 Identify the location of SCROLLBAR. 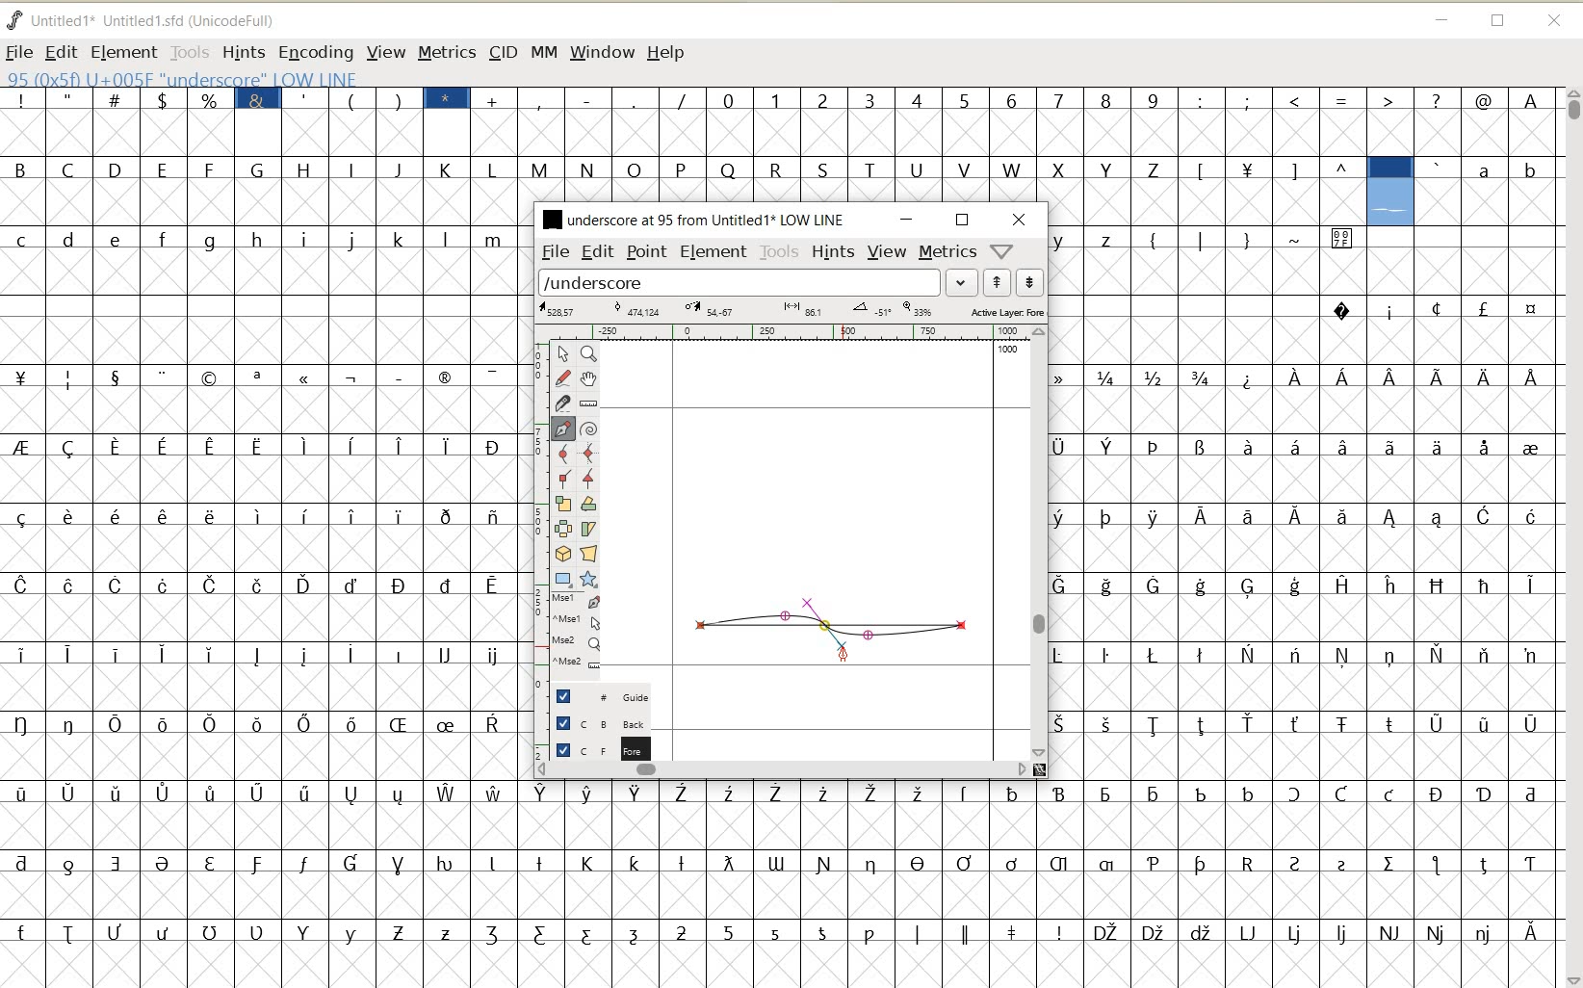
(1040, 543).